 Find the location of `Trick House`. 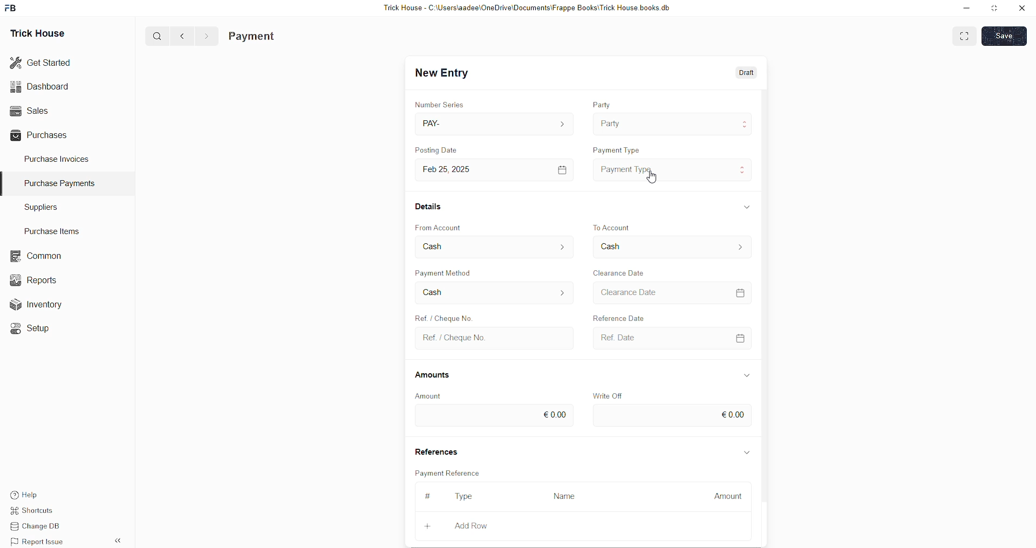

Trick House is located at coordinates (34, 32).